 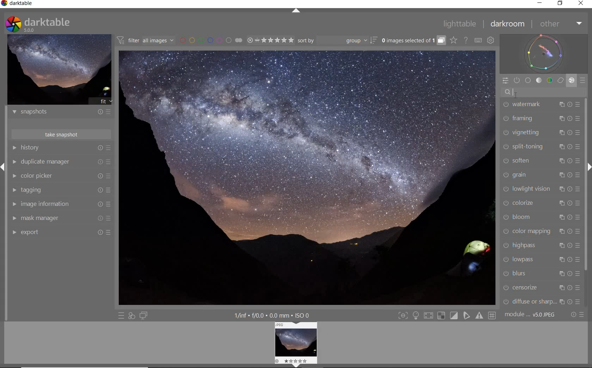 I want to click on multiple instance actions, so click(x=561, y=287).